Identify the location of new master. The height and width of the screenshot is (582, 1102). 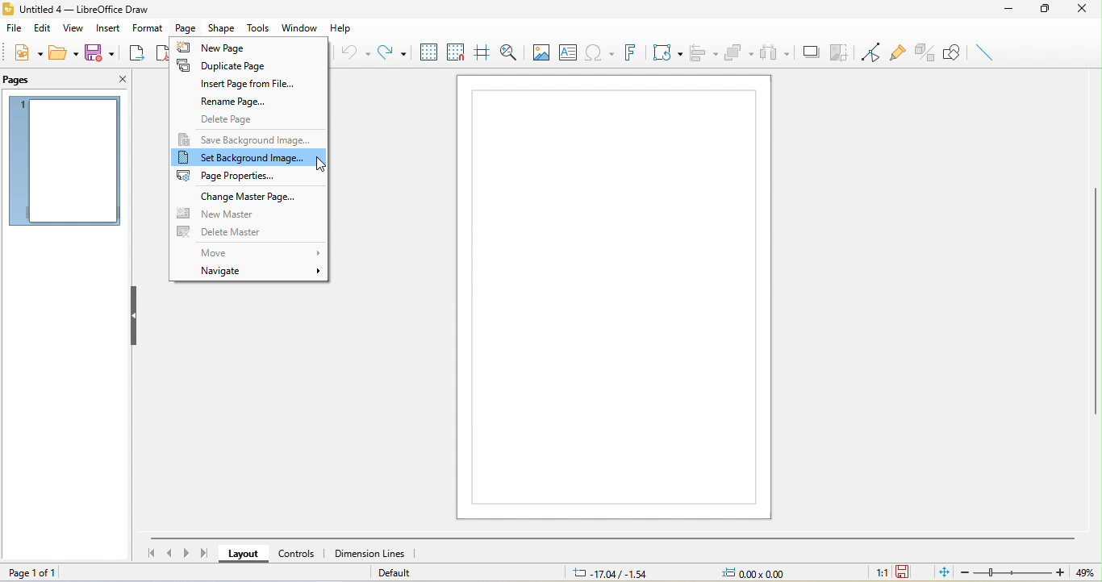
(227, 214).